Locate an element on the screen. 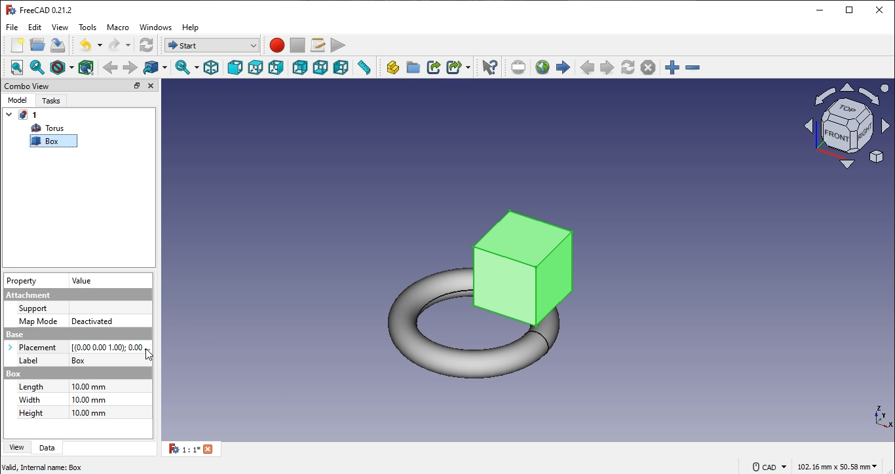  macros is located at coordinates (316, 46).